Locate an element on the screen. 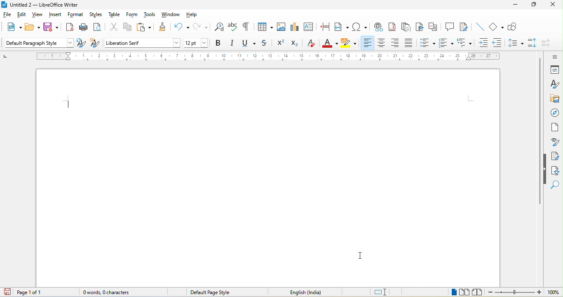  Changed page orientation to landscape is located at coordinates (266, 175).